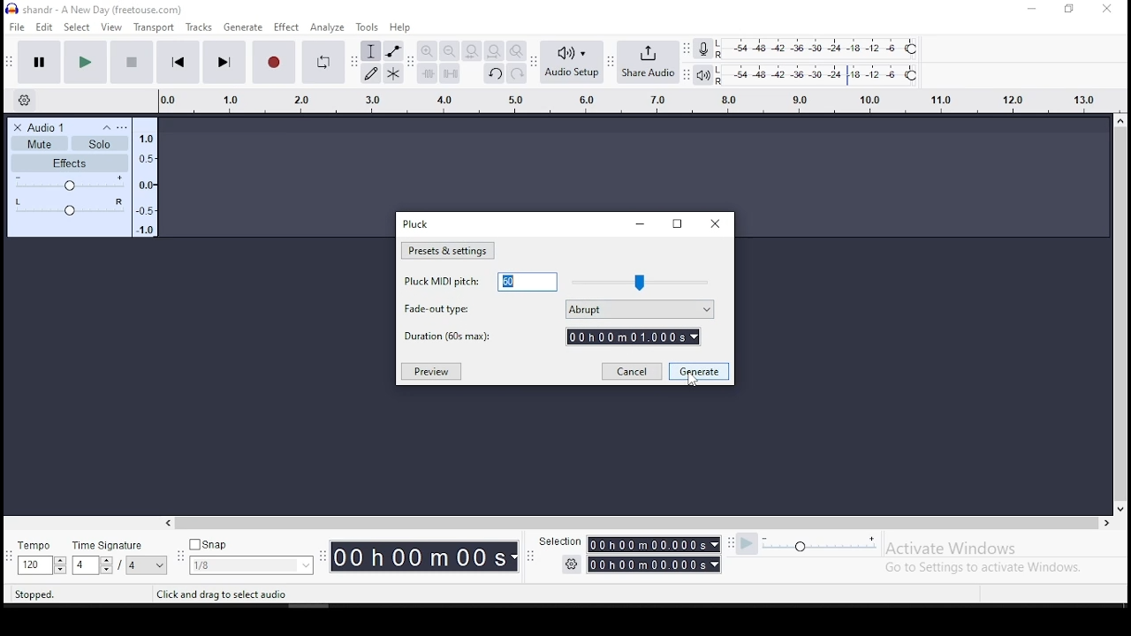 The image size is (1131, 636). Describe the element at coordinates (69, 183) in the screenshot. I see `volume` at that location.